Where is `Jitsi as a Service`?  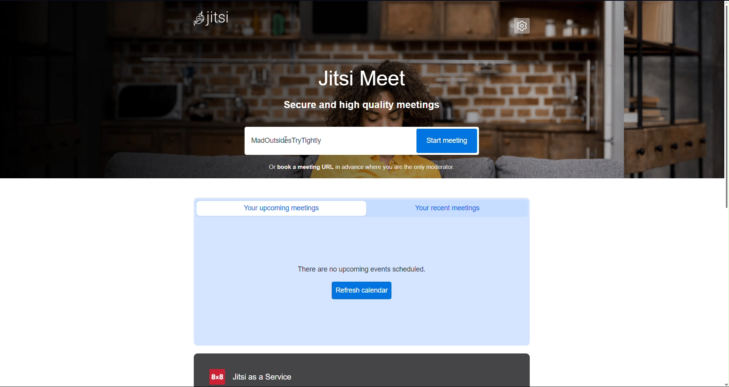
Jitsi as a Service is located at coordinates (249, 377).